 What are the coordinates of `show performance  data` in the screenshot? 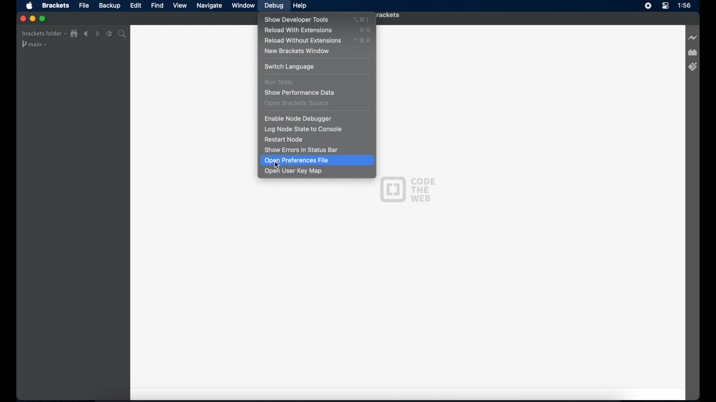 It's located at (300, 93).